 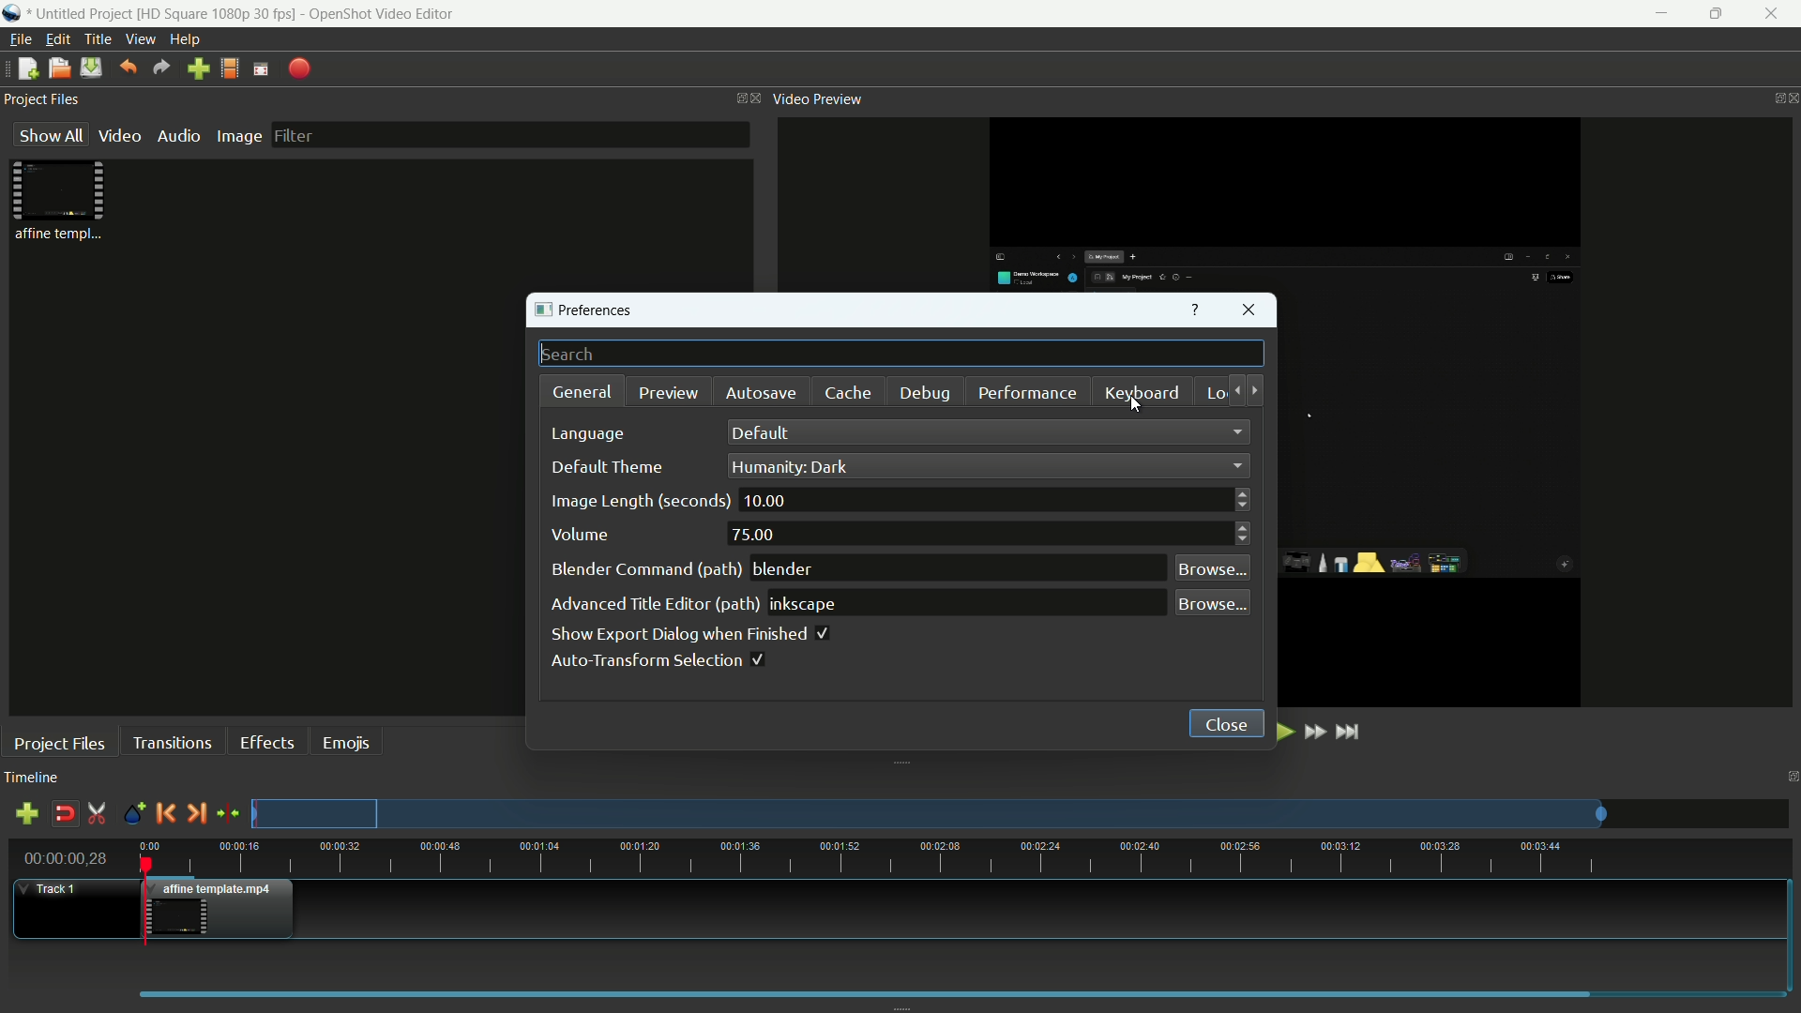 What do you see at coordinates (791, 465) in the screenshot?
I see `humanity dark` at bounding box center [791, 465].